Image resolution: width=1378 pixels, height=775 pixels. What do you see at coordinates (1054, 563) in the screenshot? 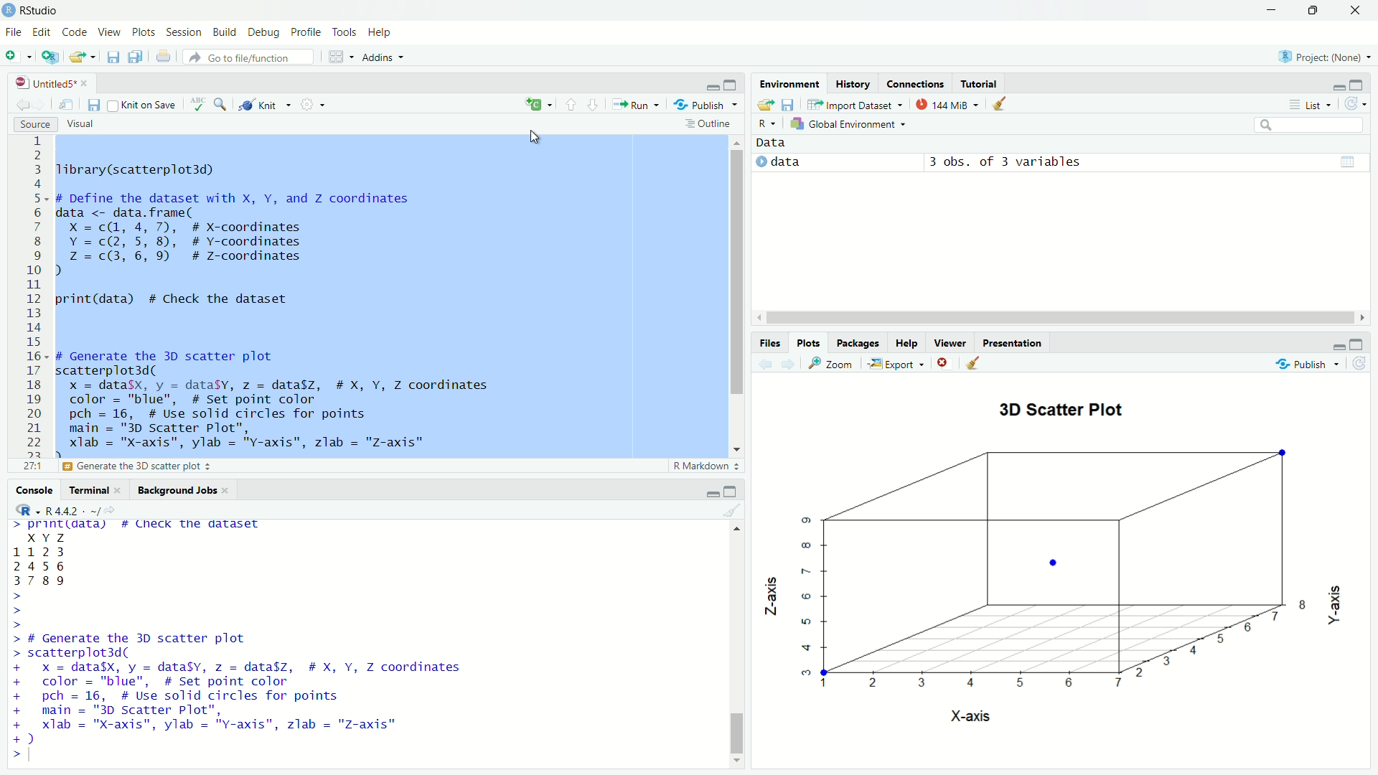
I see `3d plot area` at bounding box center [1054, 563].